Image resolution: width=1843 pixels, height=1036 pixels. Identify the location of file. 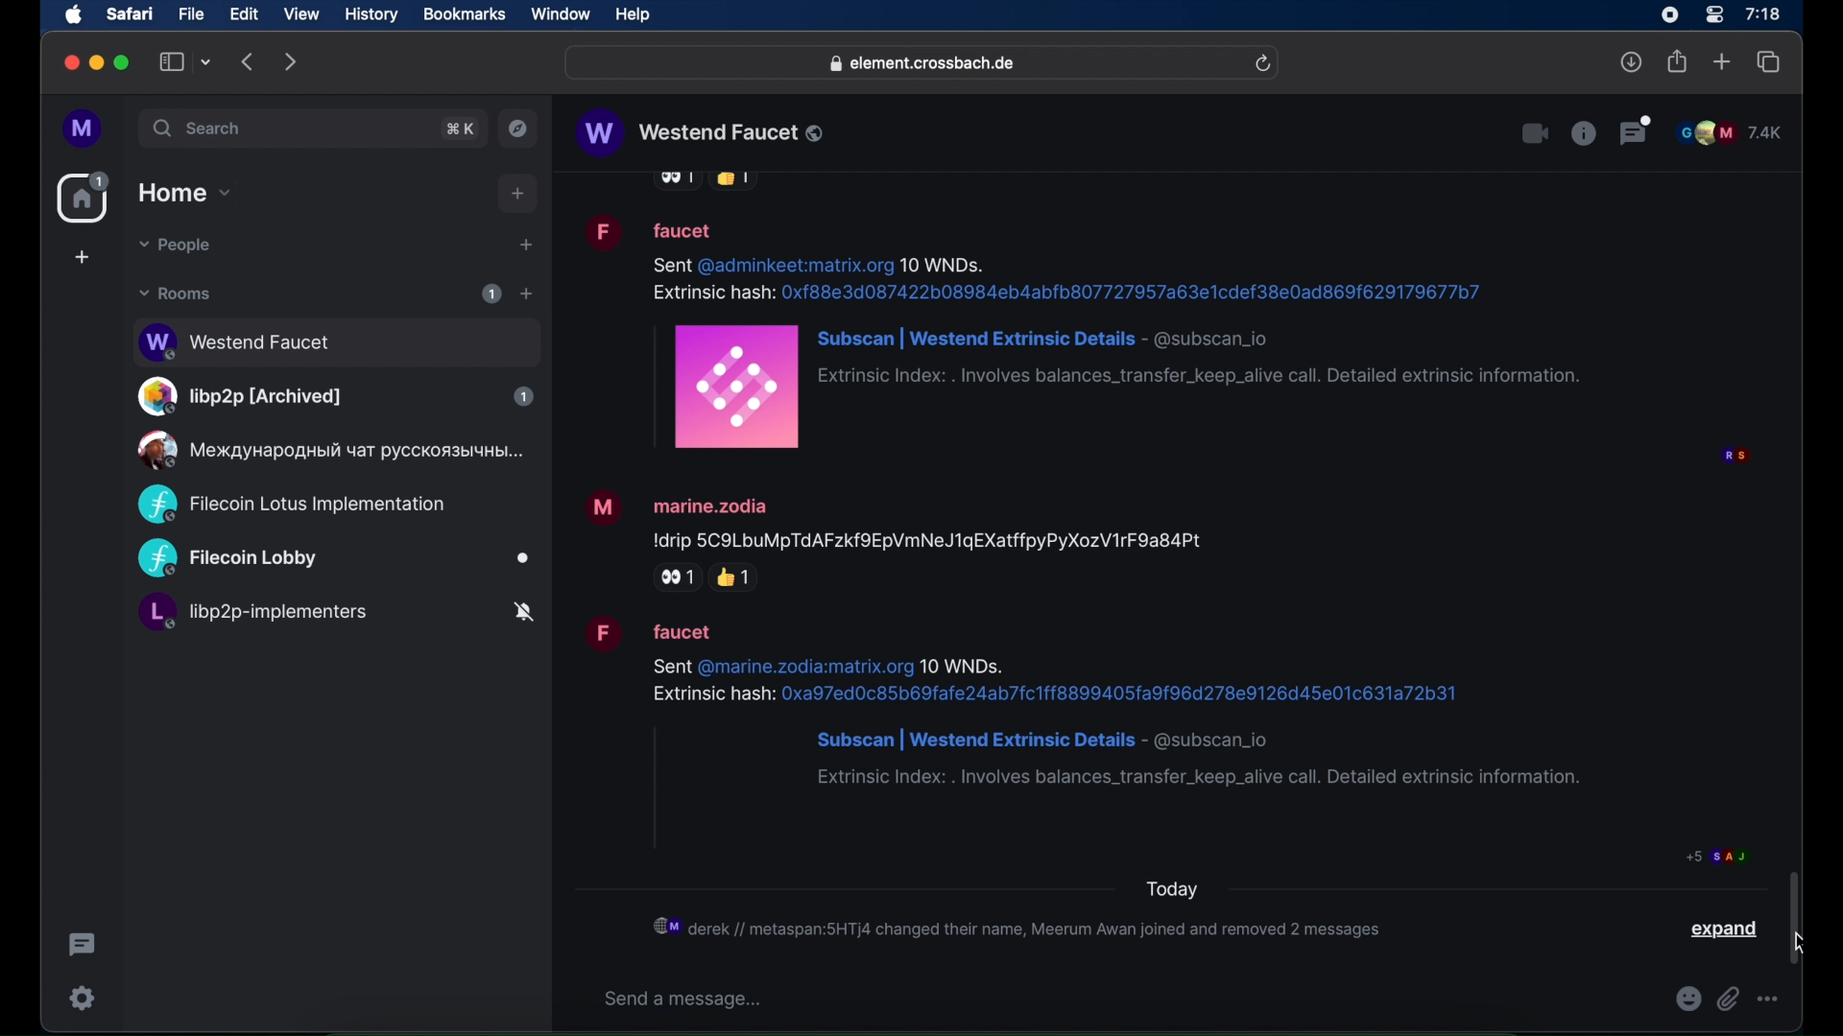
(191, 14).